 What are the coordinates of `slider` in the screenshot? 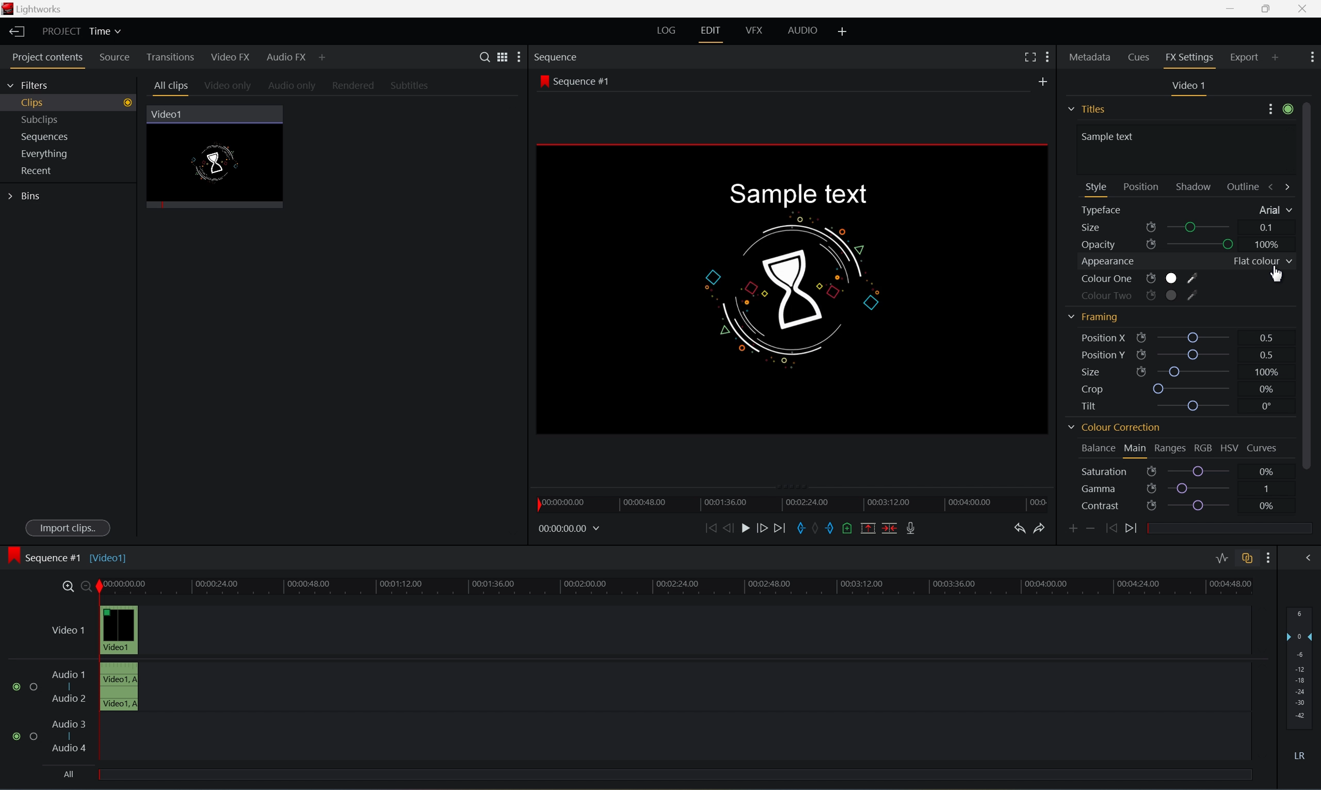 It's located at (1203, 245).